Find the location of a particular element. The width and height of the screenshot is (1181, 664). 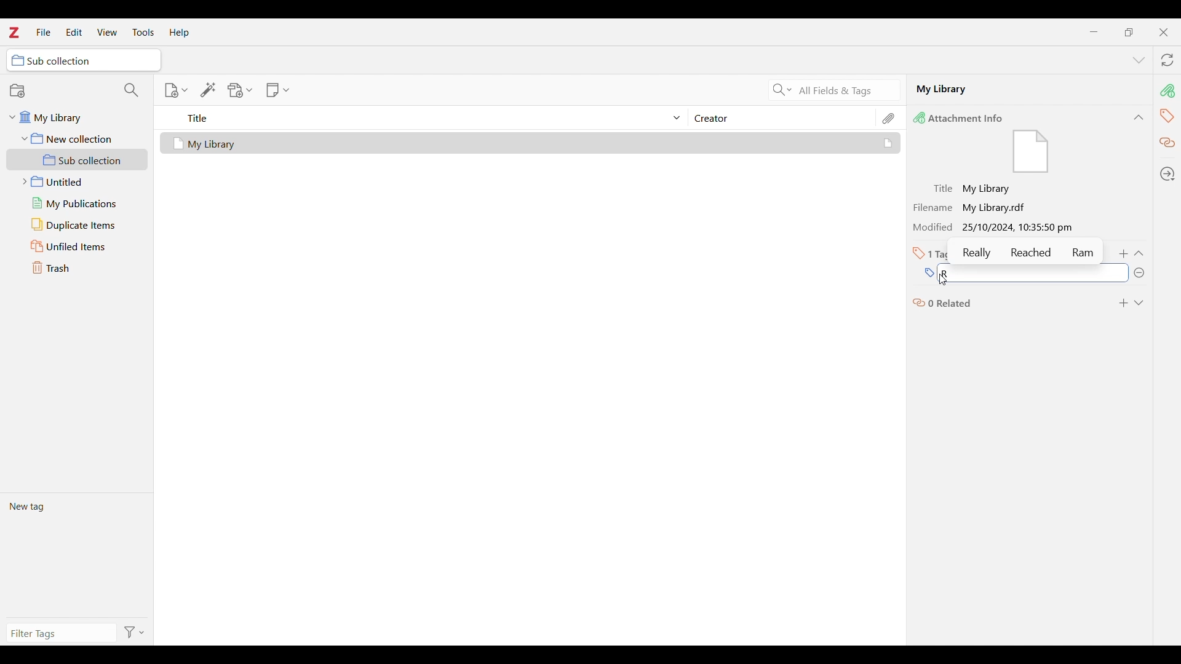

New item options is located at coordinates (176, 90).